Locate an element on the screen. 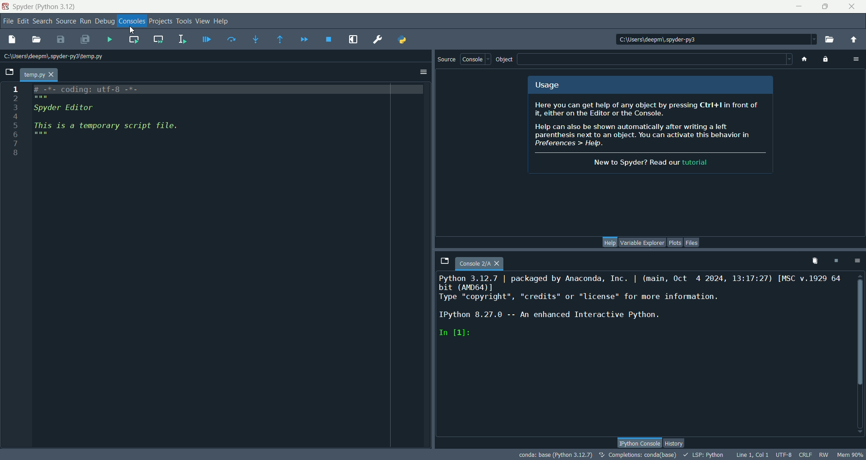  line, col is located at coordinates (753, 454).